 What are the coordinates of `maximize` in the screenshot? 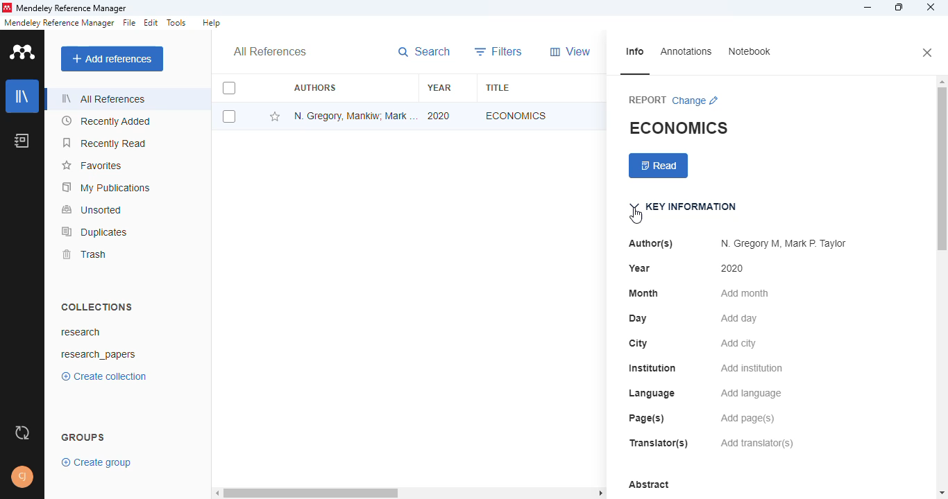 It's located at (899, 7).